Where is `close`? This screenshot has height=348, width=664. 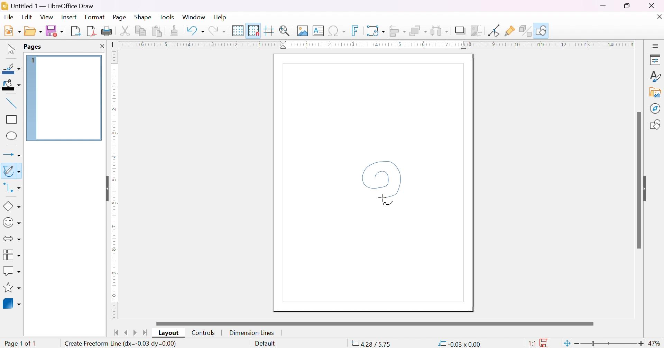
close is located at coordinates (660, 17).